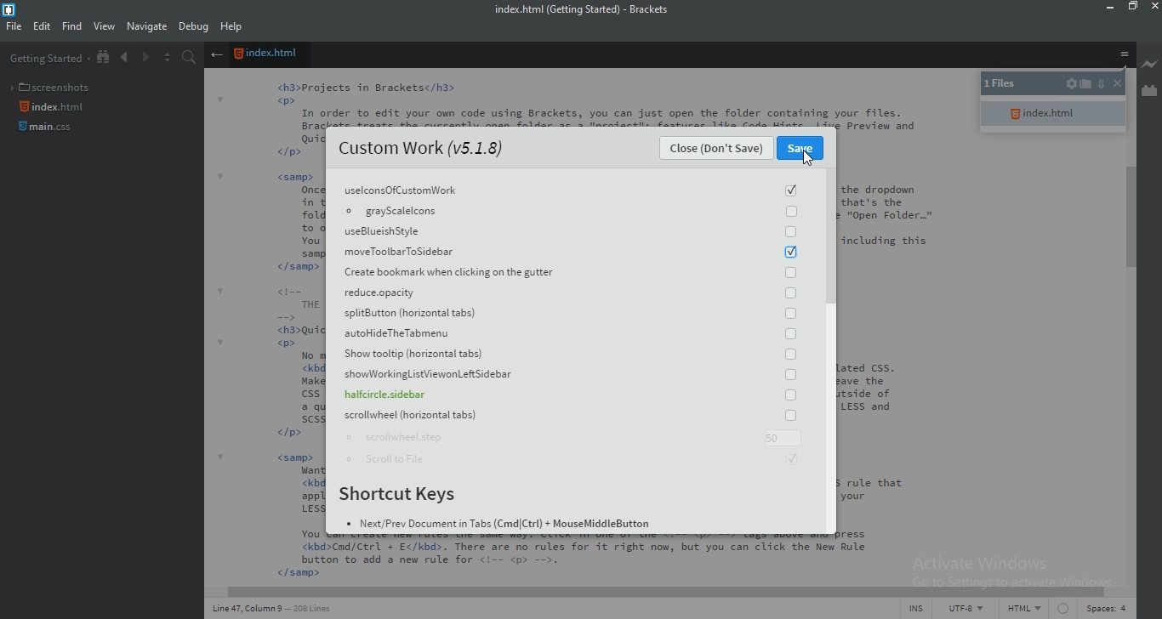 The image size is (1162, 619). Describe the element at coordinates (1023, 610) in the screenshot. I see `HTML` at that location.